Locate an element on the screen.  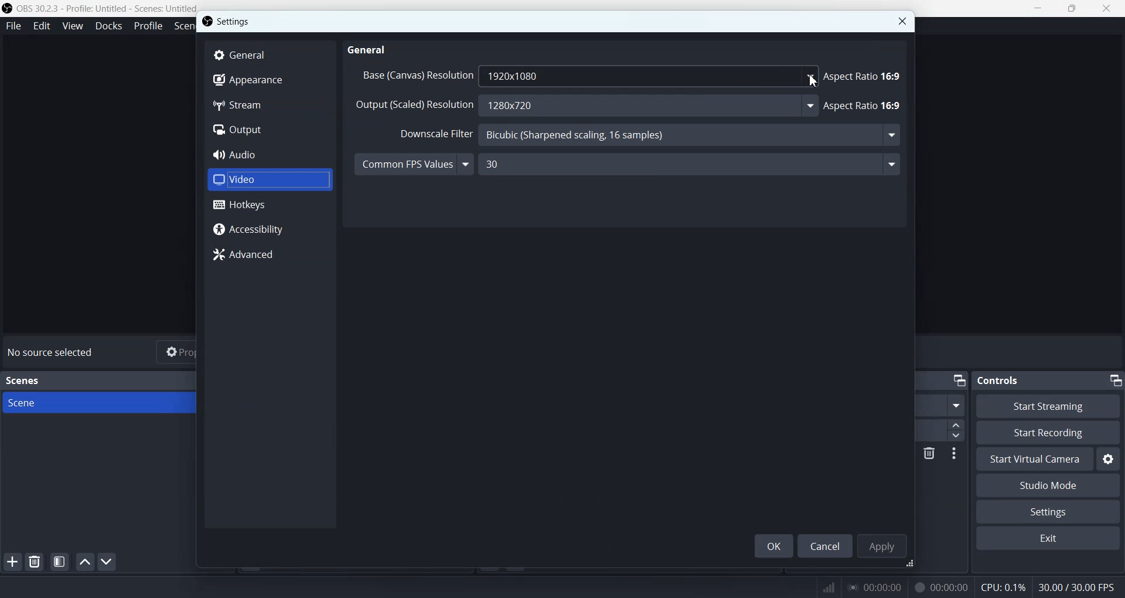
Settings is located at coordinates (1109, 460).